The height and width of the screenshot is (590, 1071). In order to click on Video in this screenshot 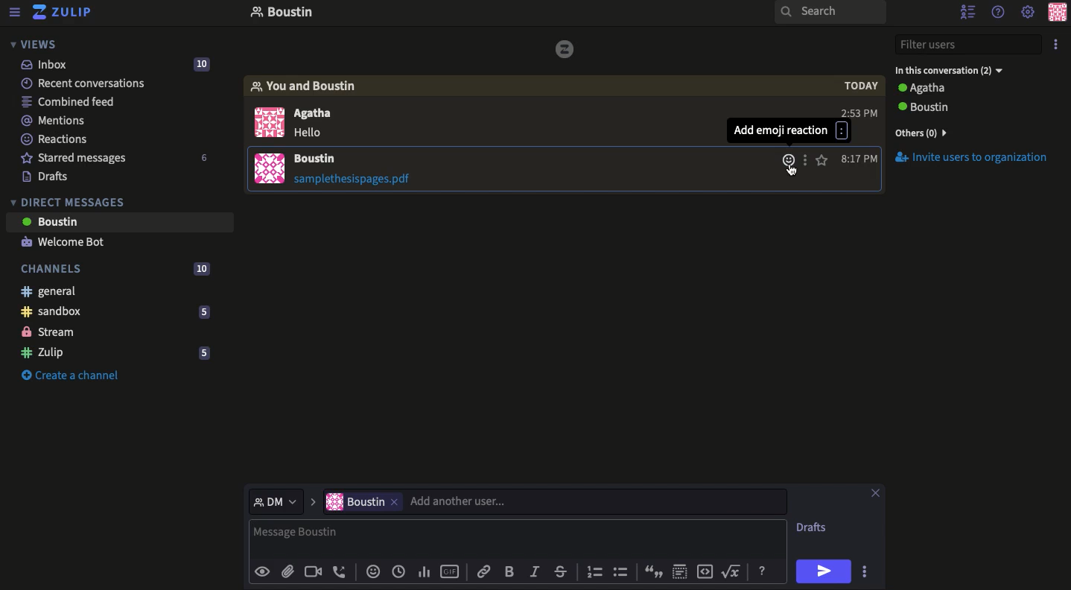, I will do `click(311, 571)`.